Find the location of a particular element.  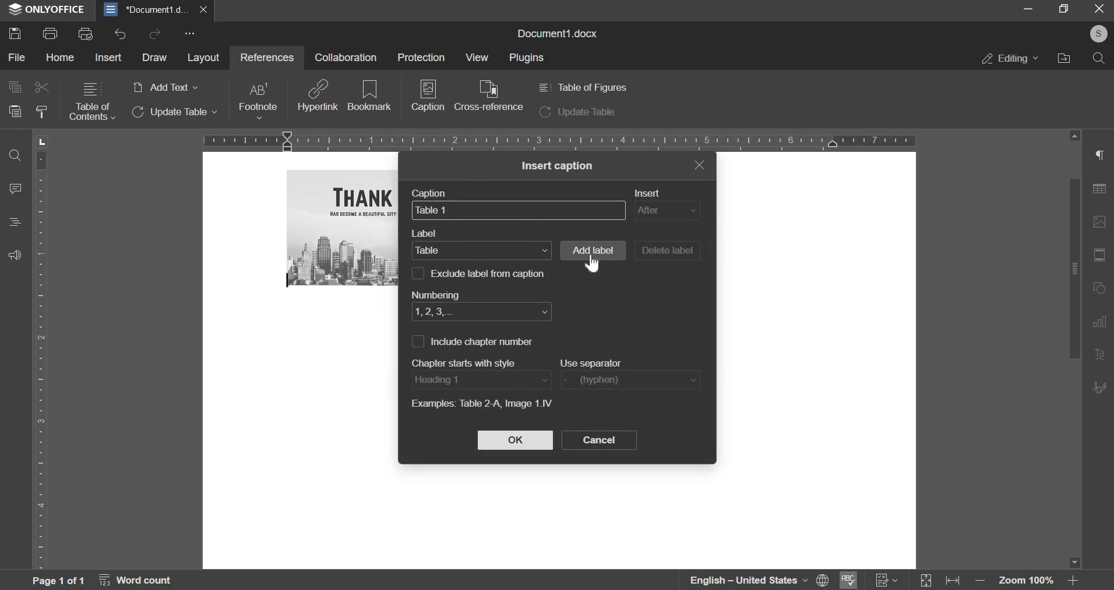

add text is located at coordinates (164, 88).